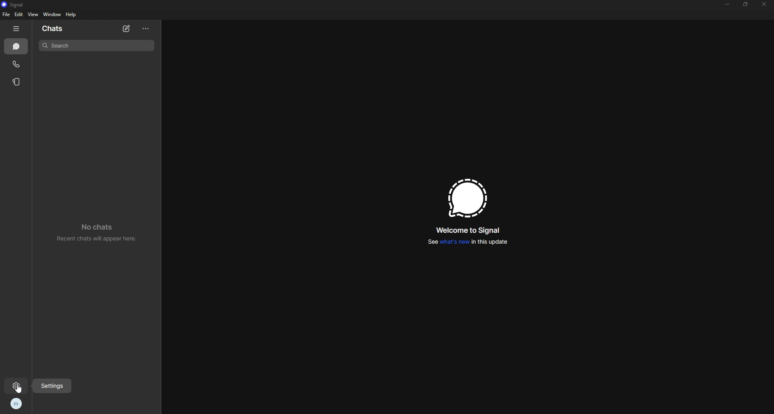  I want to click on file, so click(6, 15).